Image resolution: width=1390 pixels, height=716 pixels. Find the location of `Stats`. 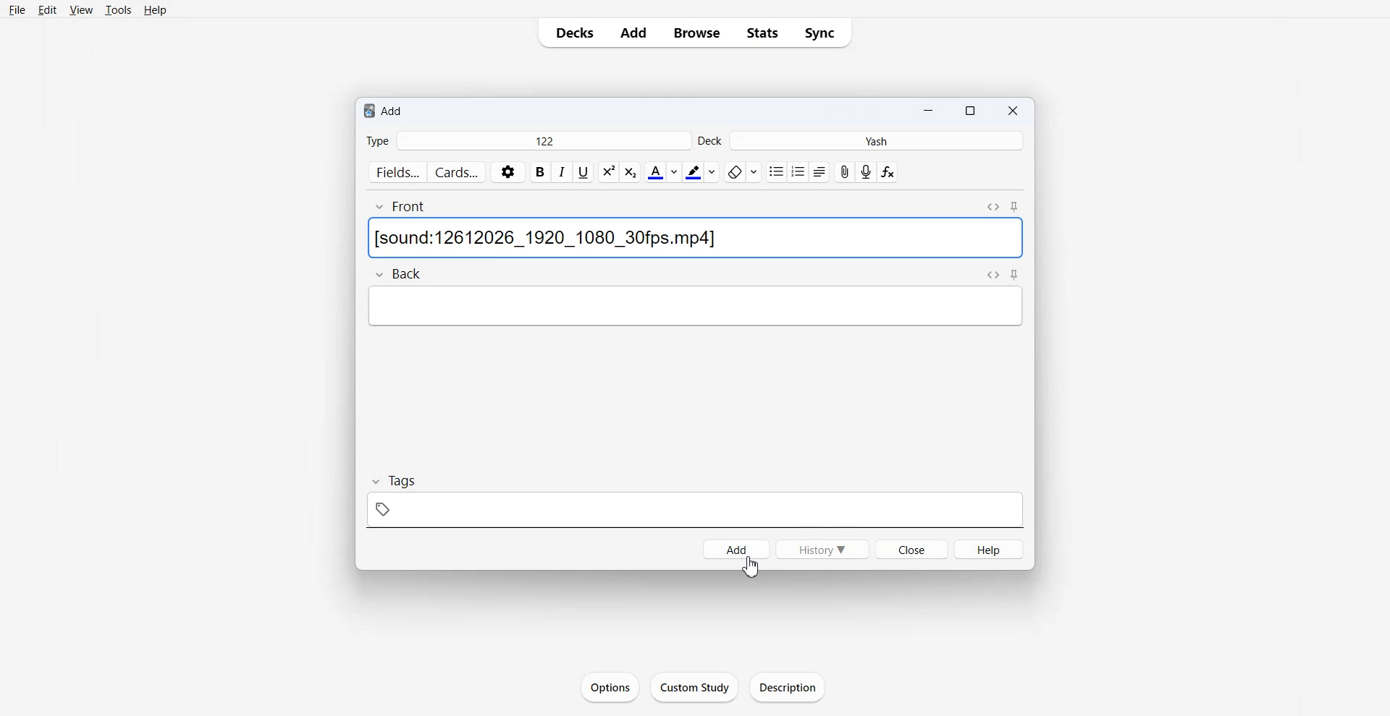

Stats is located at coordinates (762, 33).